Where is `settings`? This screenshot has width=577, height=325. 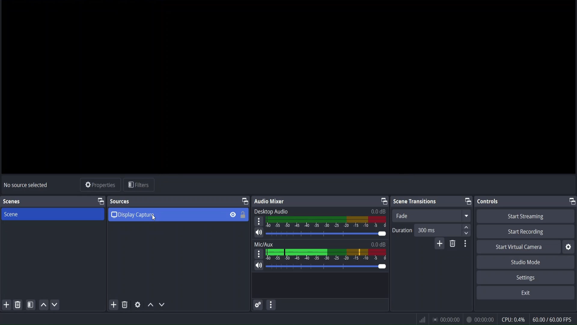 settings is located at coordinates (524, 277).